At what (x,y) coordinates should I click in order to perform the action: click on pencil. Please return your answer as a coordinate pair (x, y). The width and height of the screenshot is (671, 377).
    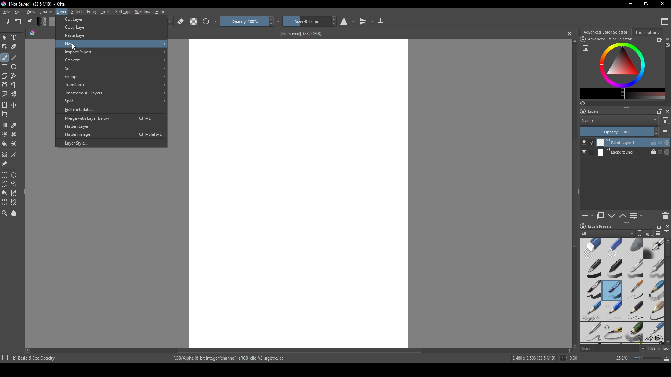
    Looking at the image, I should click on (654, 291).